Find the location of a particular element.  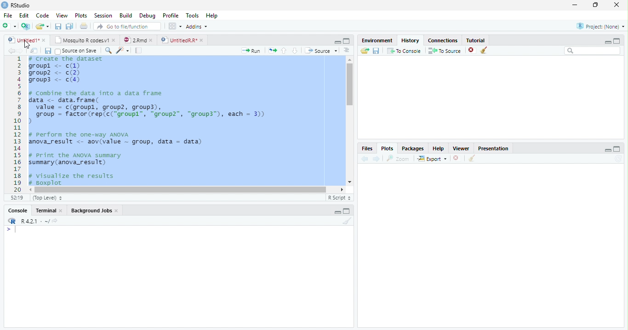

Save workspace as  is located at coordinates (377, 51).